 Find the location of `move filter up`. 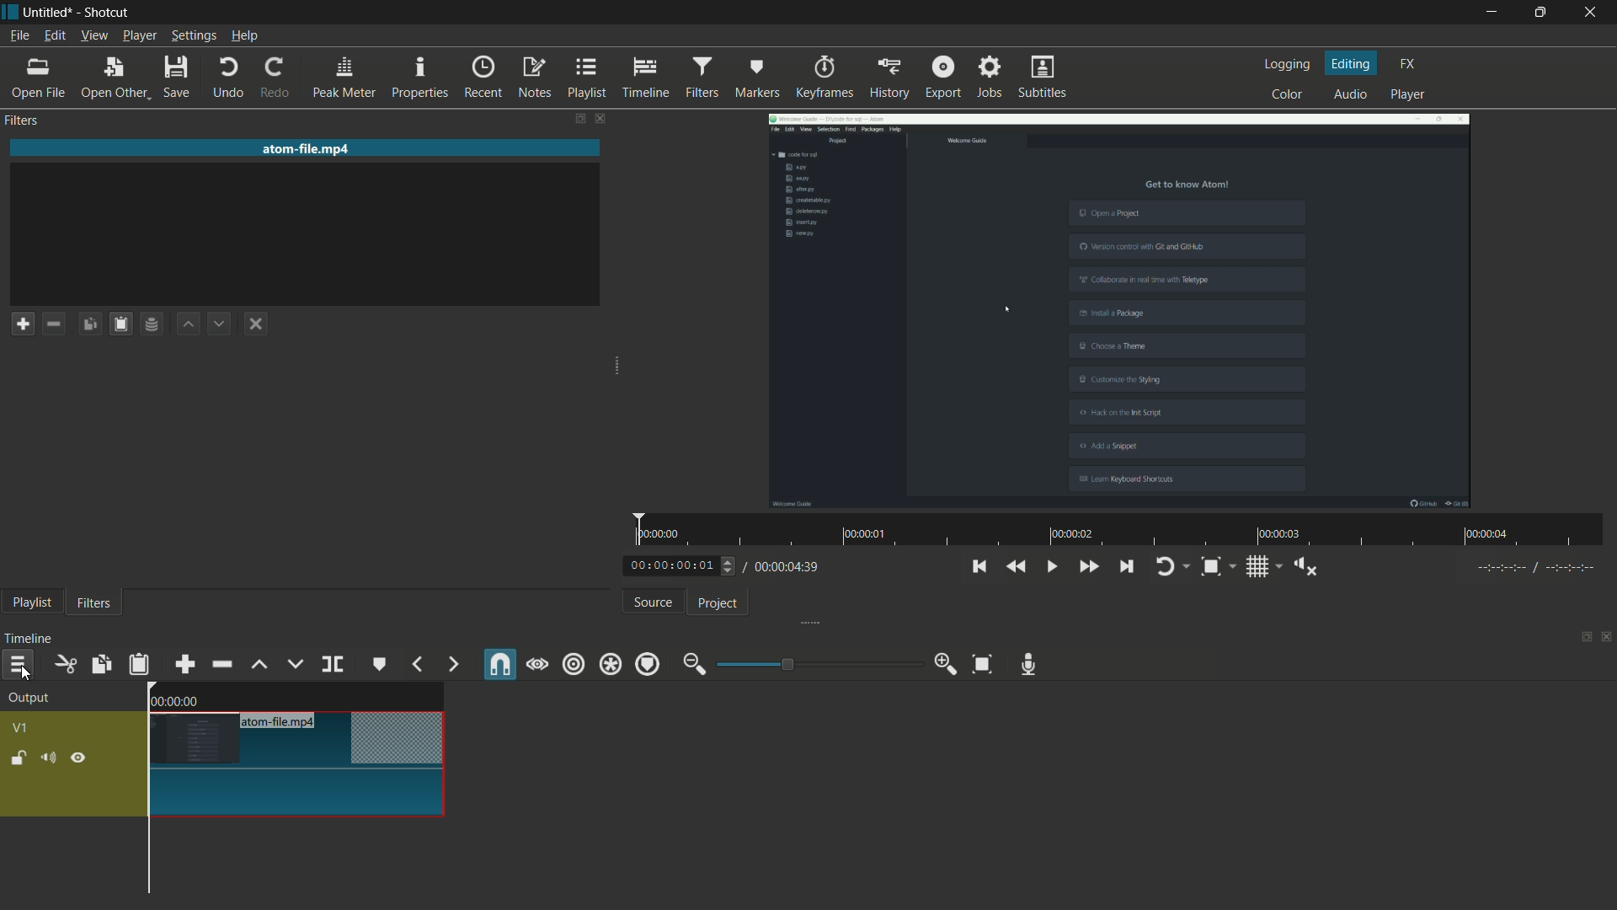

move filter up is located at coordinates (189, 325).